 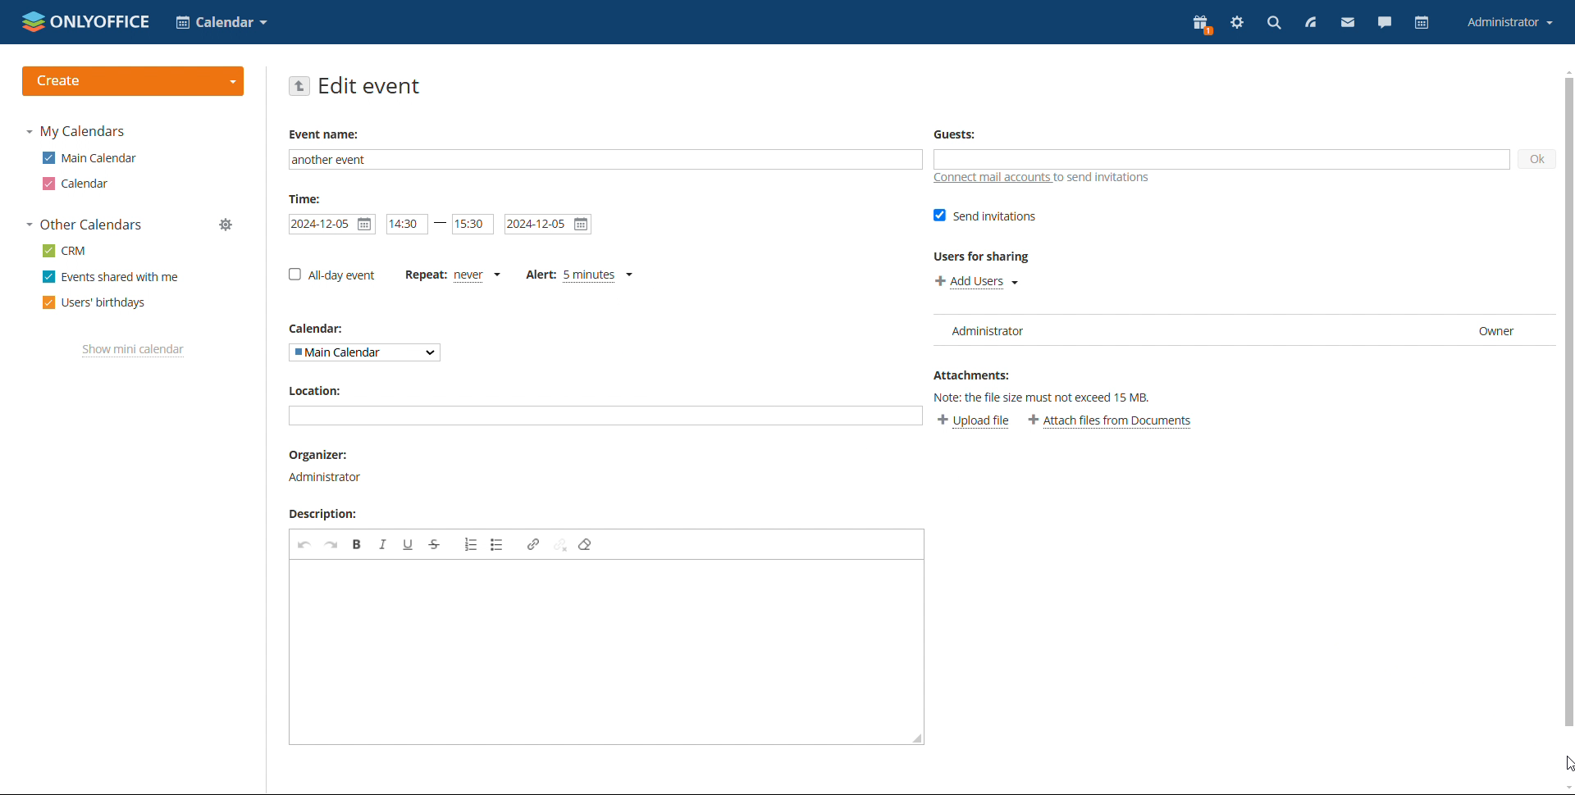 What do you see at coordinates (972, 373) in the screenshot?
I see `Attachments:` at bounding box center [972, 373].